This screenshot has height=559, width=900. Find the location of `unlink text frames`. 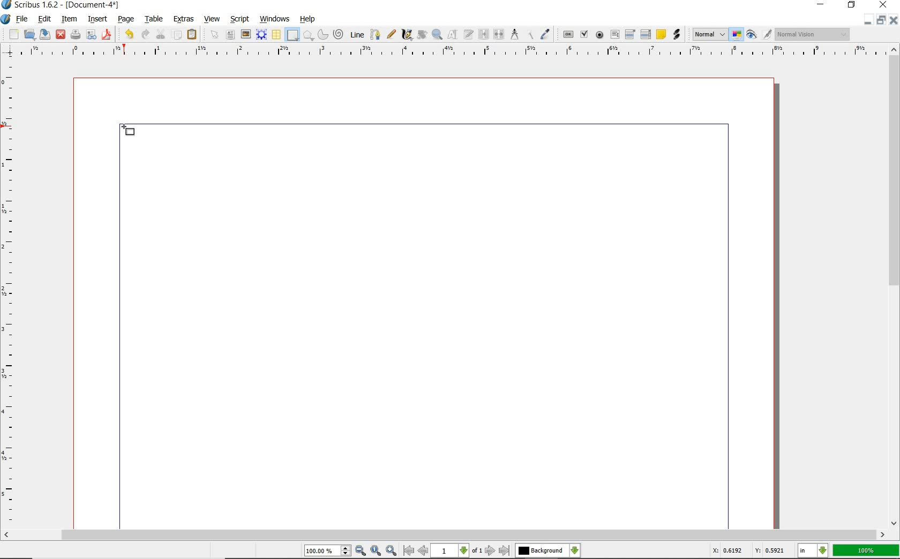

unlink text frames is located at coordinates (498, 33).